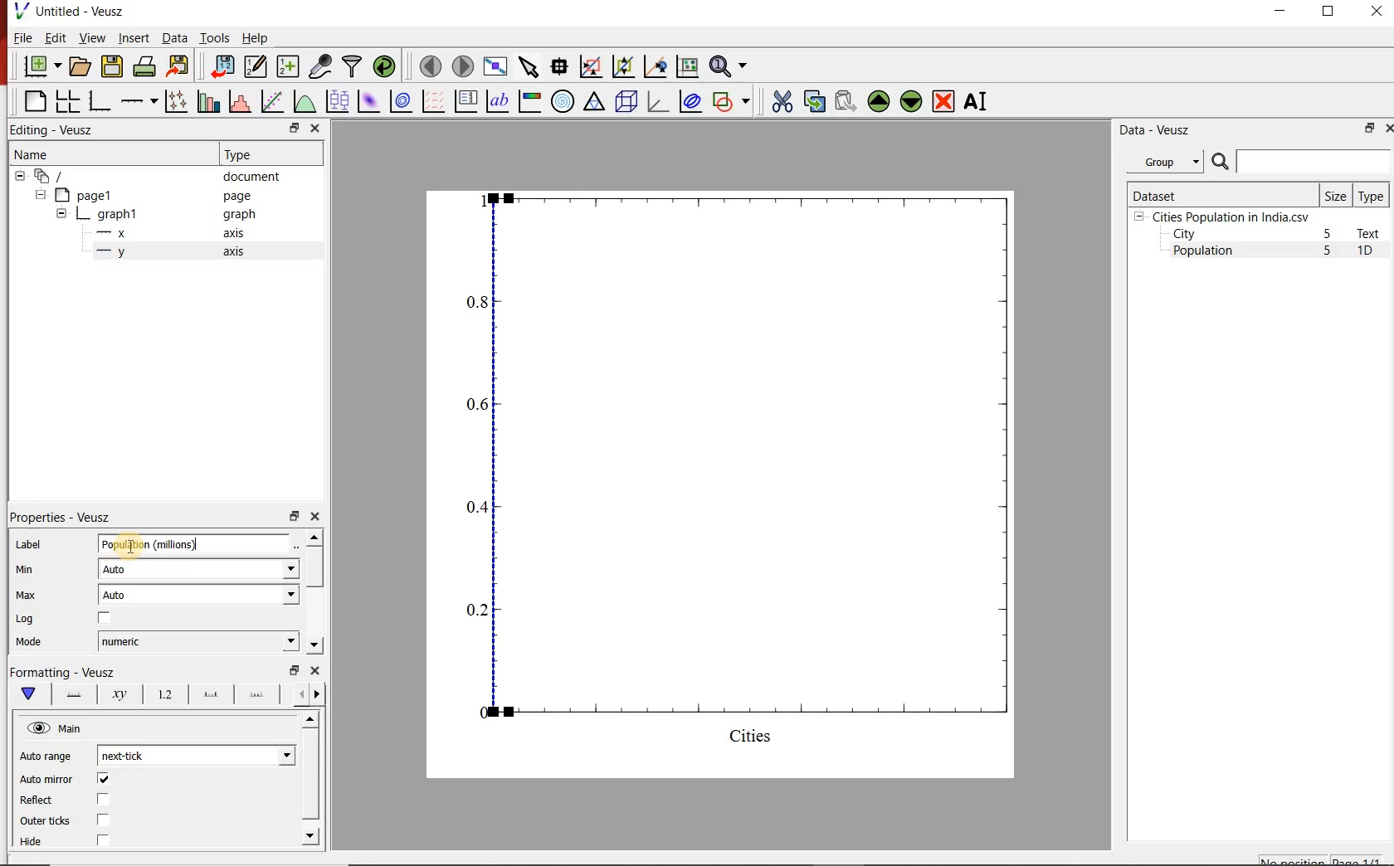  I want to click on check/uncheck, so click(102, 843).